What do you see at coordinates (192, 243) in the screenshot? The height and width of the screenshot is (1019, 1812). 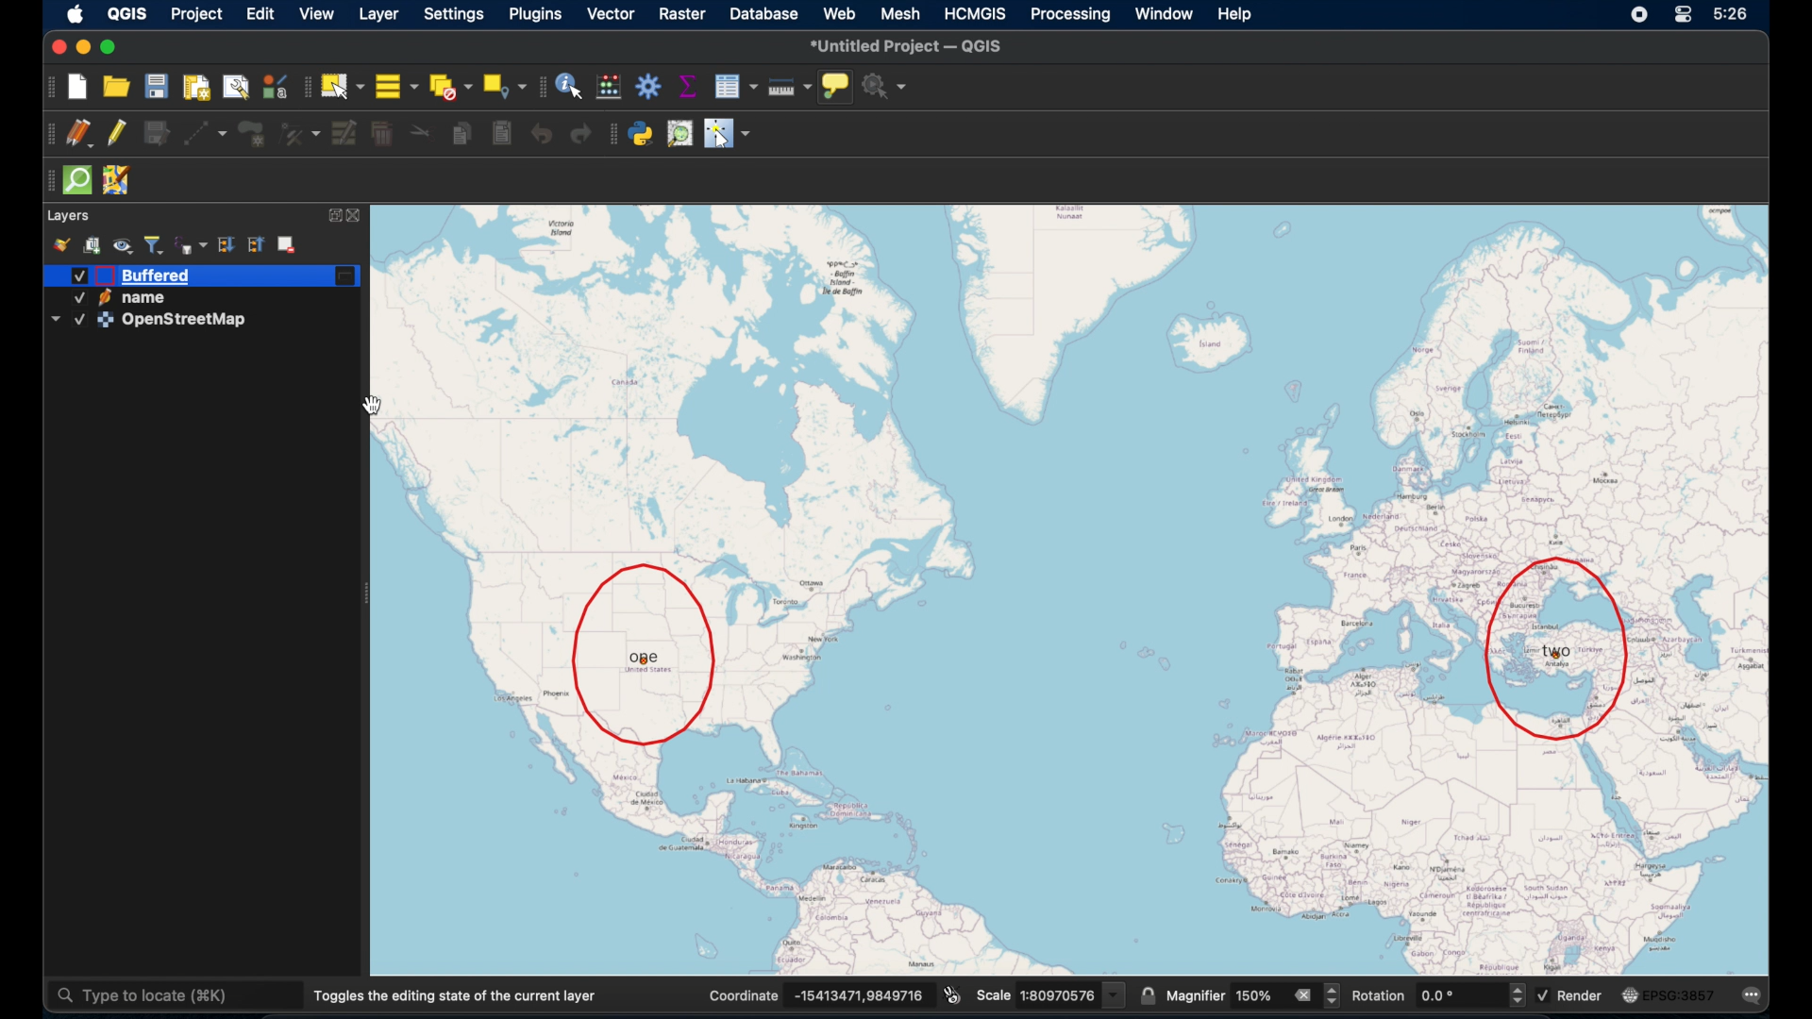 I see `filter legend by expression` at bounding box center [192, 243].